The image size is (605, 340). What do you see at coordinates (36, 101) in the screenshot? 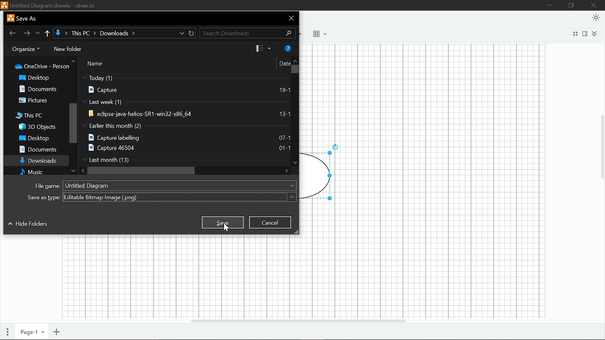
I see `Pictures` at bounding box center [36, 101].